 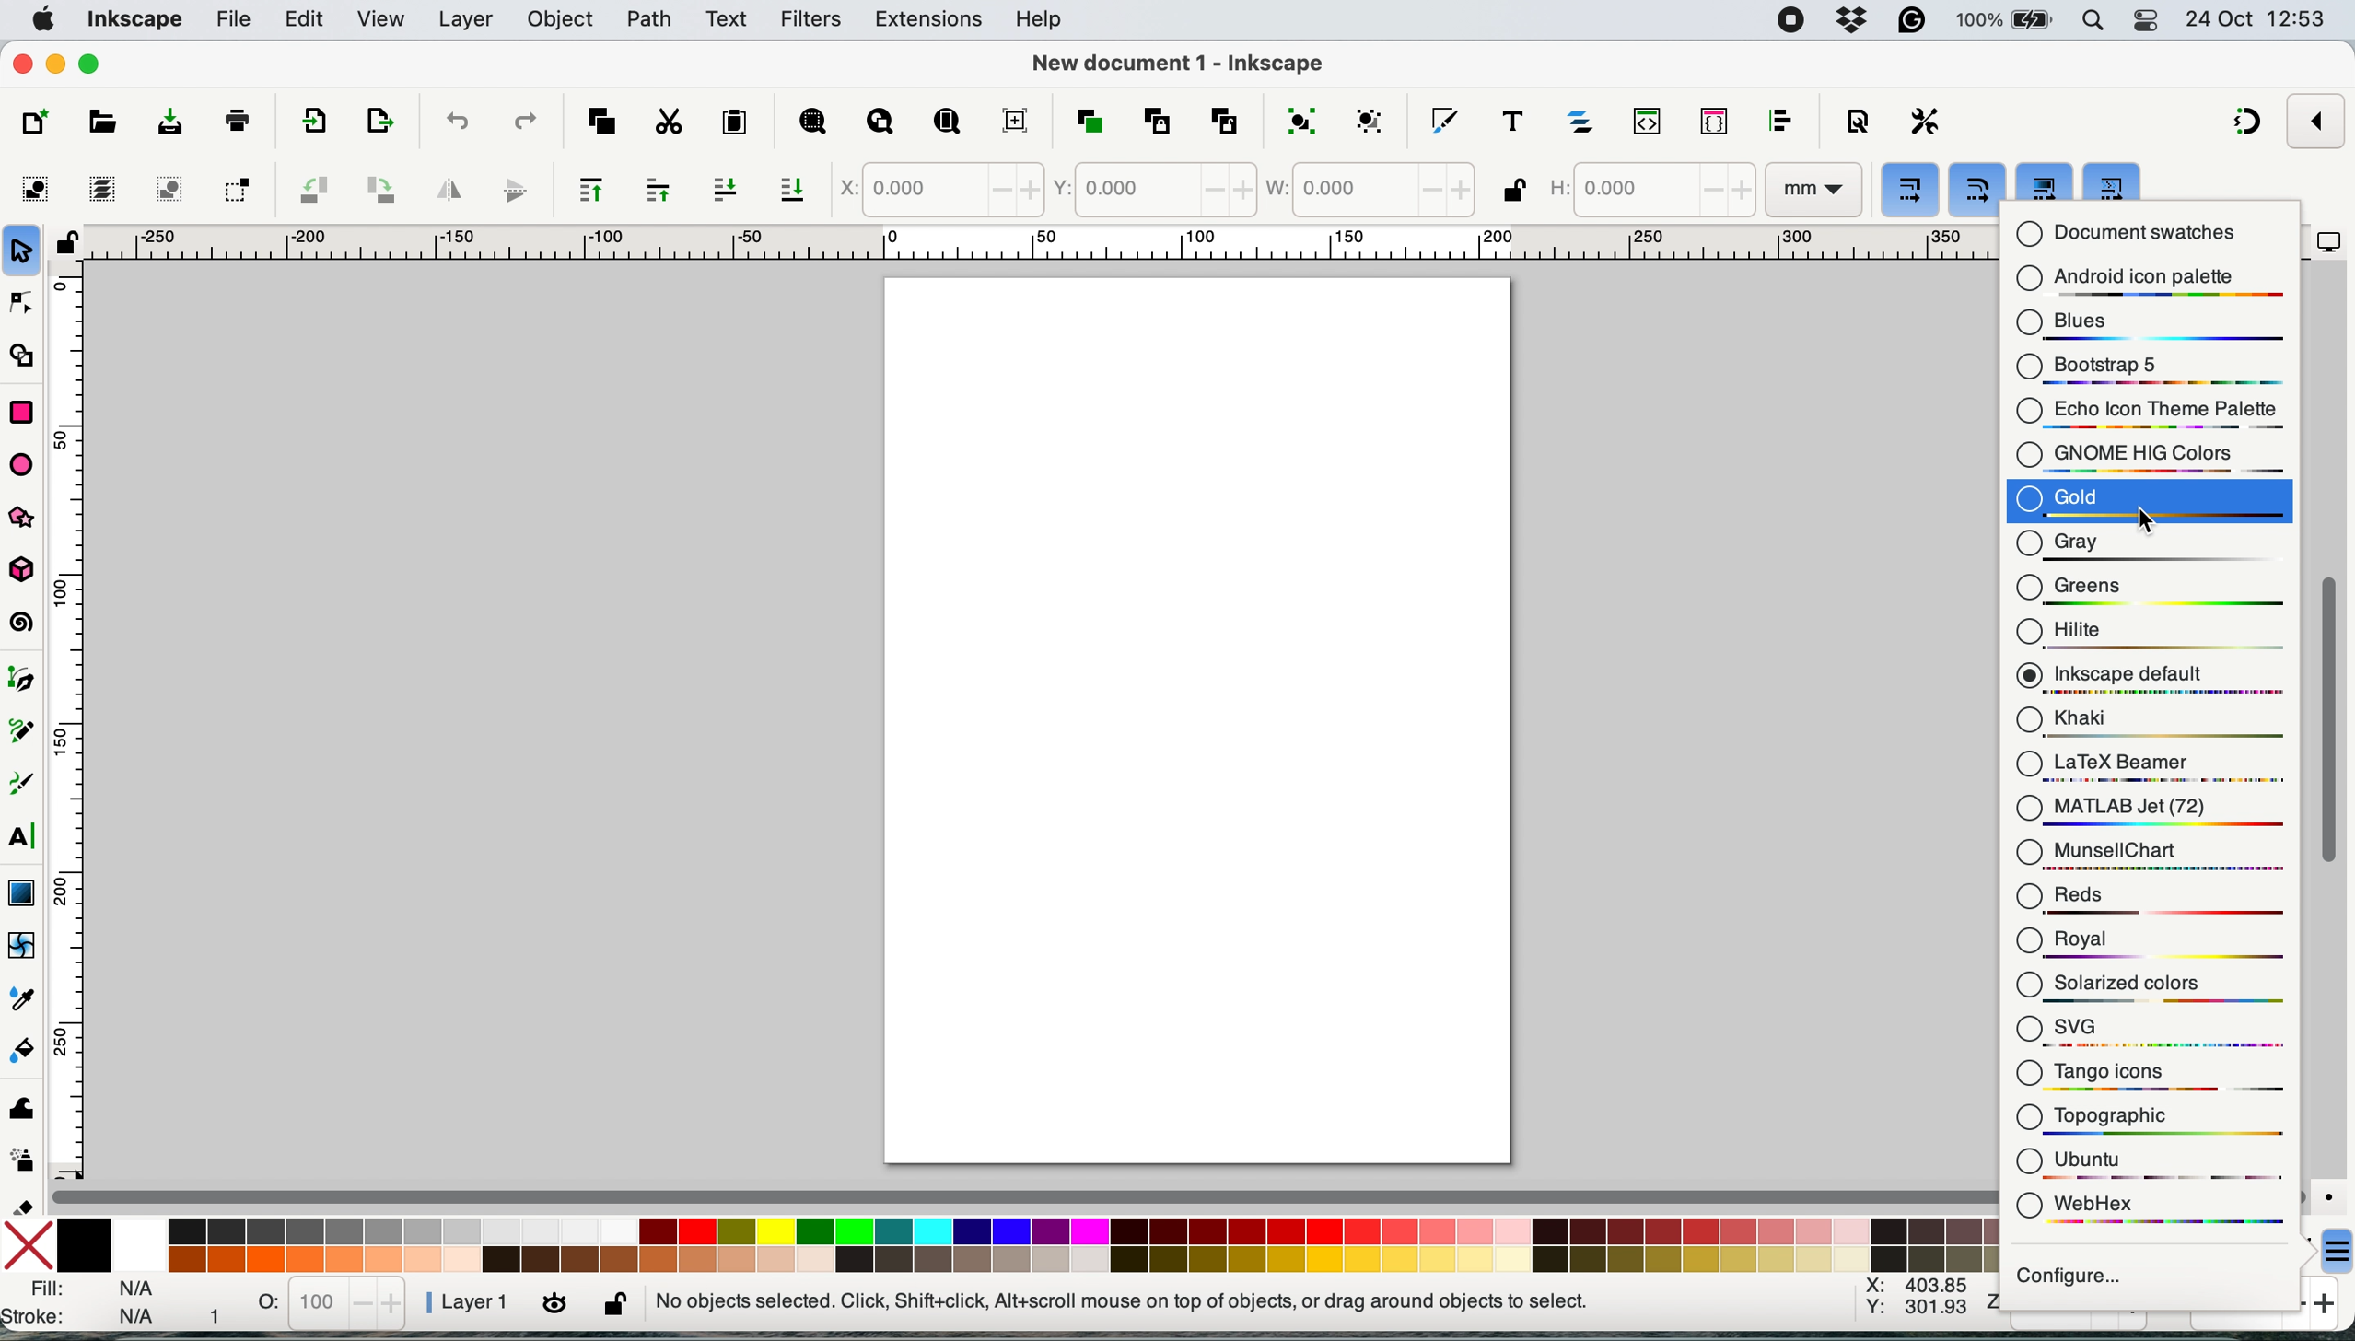 I want to click on royal, so click(x=2148, y=939).